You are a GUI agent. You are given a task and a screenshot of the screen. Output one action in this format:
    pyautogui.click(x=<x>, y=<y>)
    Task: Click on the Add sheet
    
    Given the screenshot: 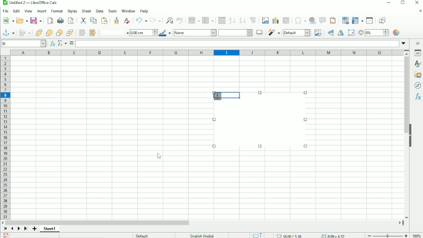 What is the action you would take?
    pyautogui.click(x=34, y=229)
    